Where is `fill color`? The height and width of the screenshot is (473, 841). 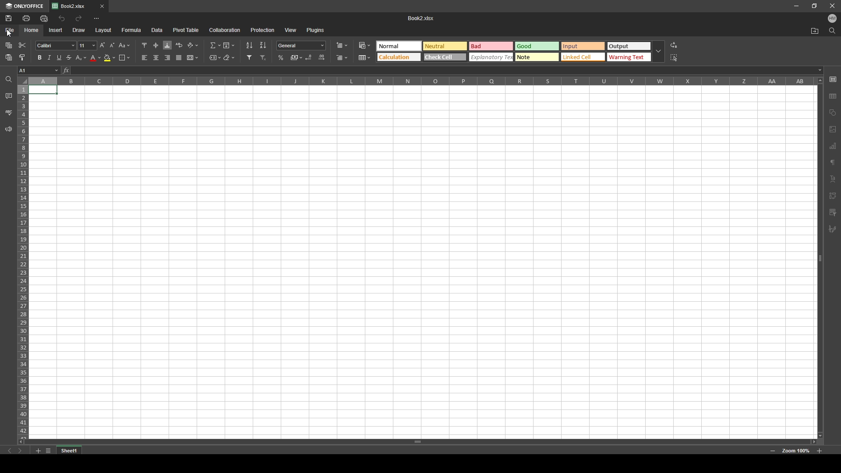 fill color is located at coordinates (110, 58).